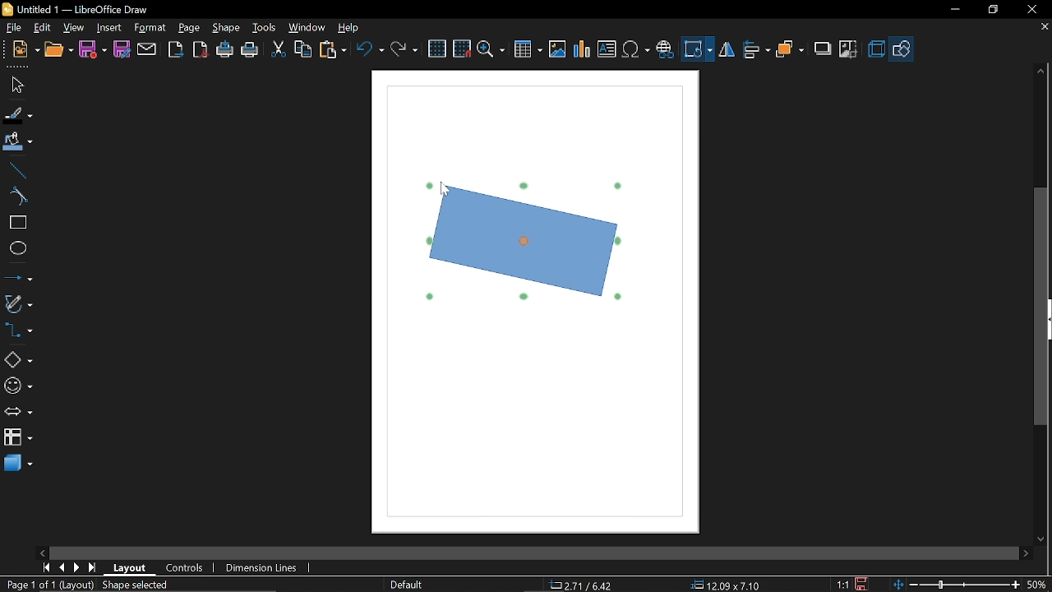 Image resolution: width=1052 pixels, height=592 pixels. Describe the element at coordinates (278, 50) in the screenshot. I see `Cut` at that location.